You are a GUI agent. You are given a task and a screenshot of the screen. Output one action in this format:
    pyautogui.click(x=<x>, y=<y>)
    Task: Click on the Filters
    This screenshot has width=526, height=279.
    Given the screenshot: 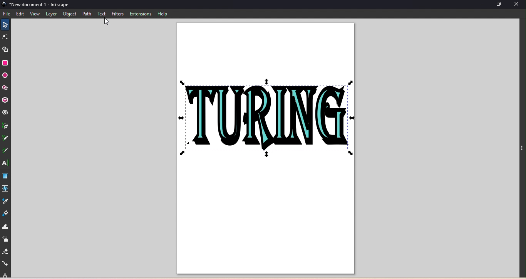 What is the action you would take?
    pyautogui.click(x=117, y=13)
    